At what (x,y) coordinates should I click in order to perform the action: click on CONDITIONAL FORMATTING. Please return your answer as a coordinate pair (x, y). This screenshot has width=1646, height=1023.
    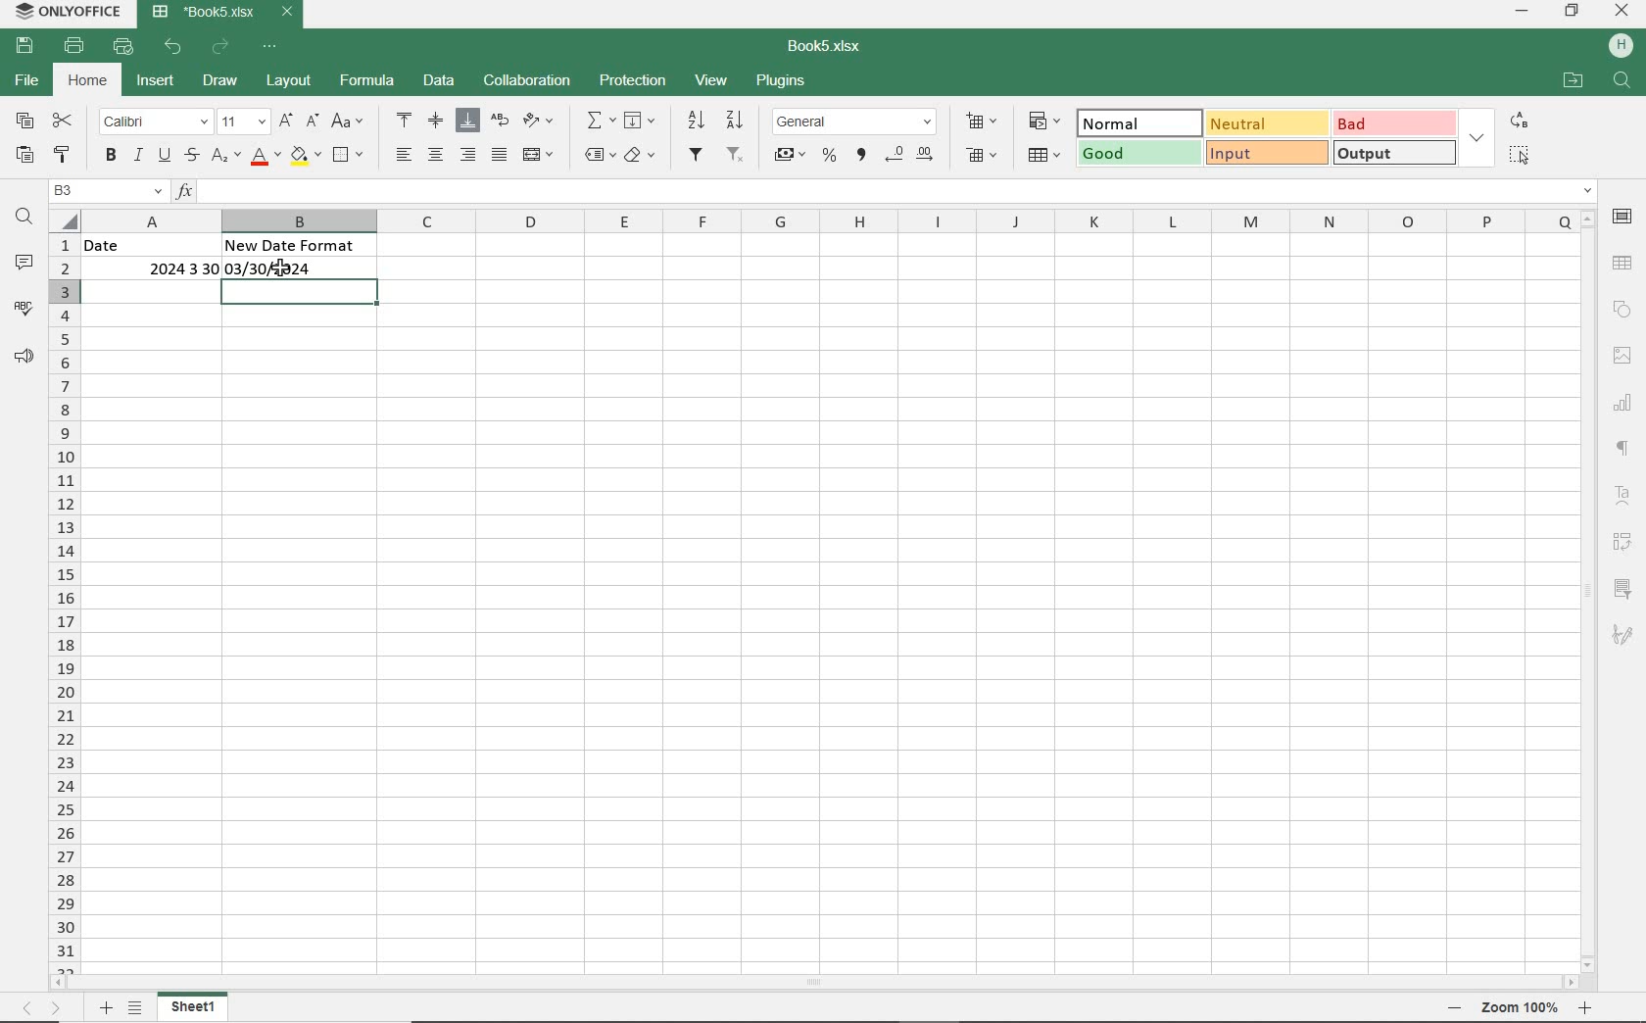
    Looking at the image, I should click on (1042, 122).